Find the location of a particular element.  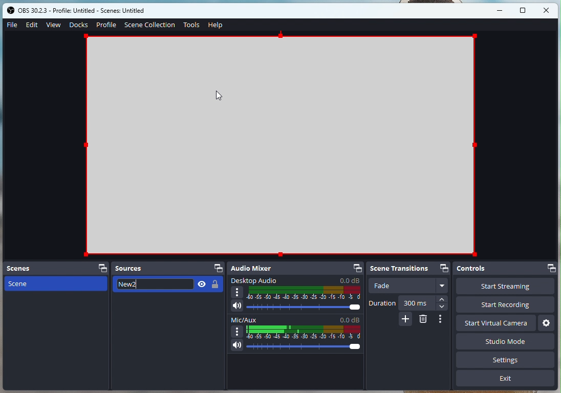

Scenes is located at coordinates (56, 268).